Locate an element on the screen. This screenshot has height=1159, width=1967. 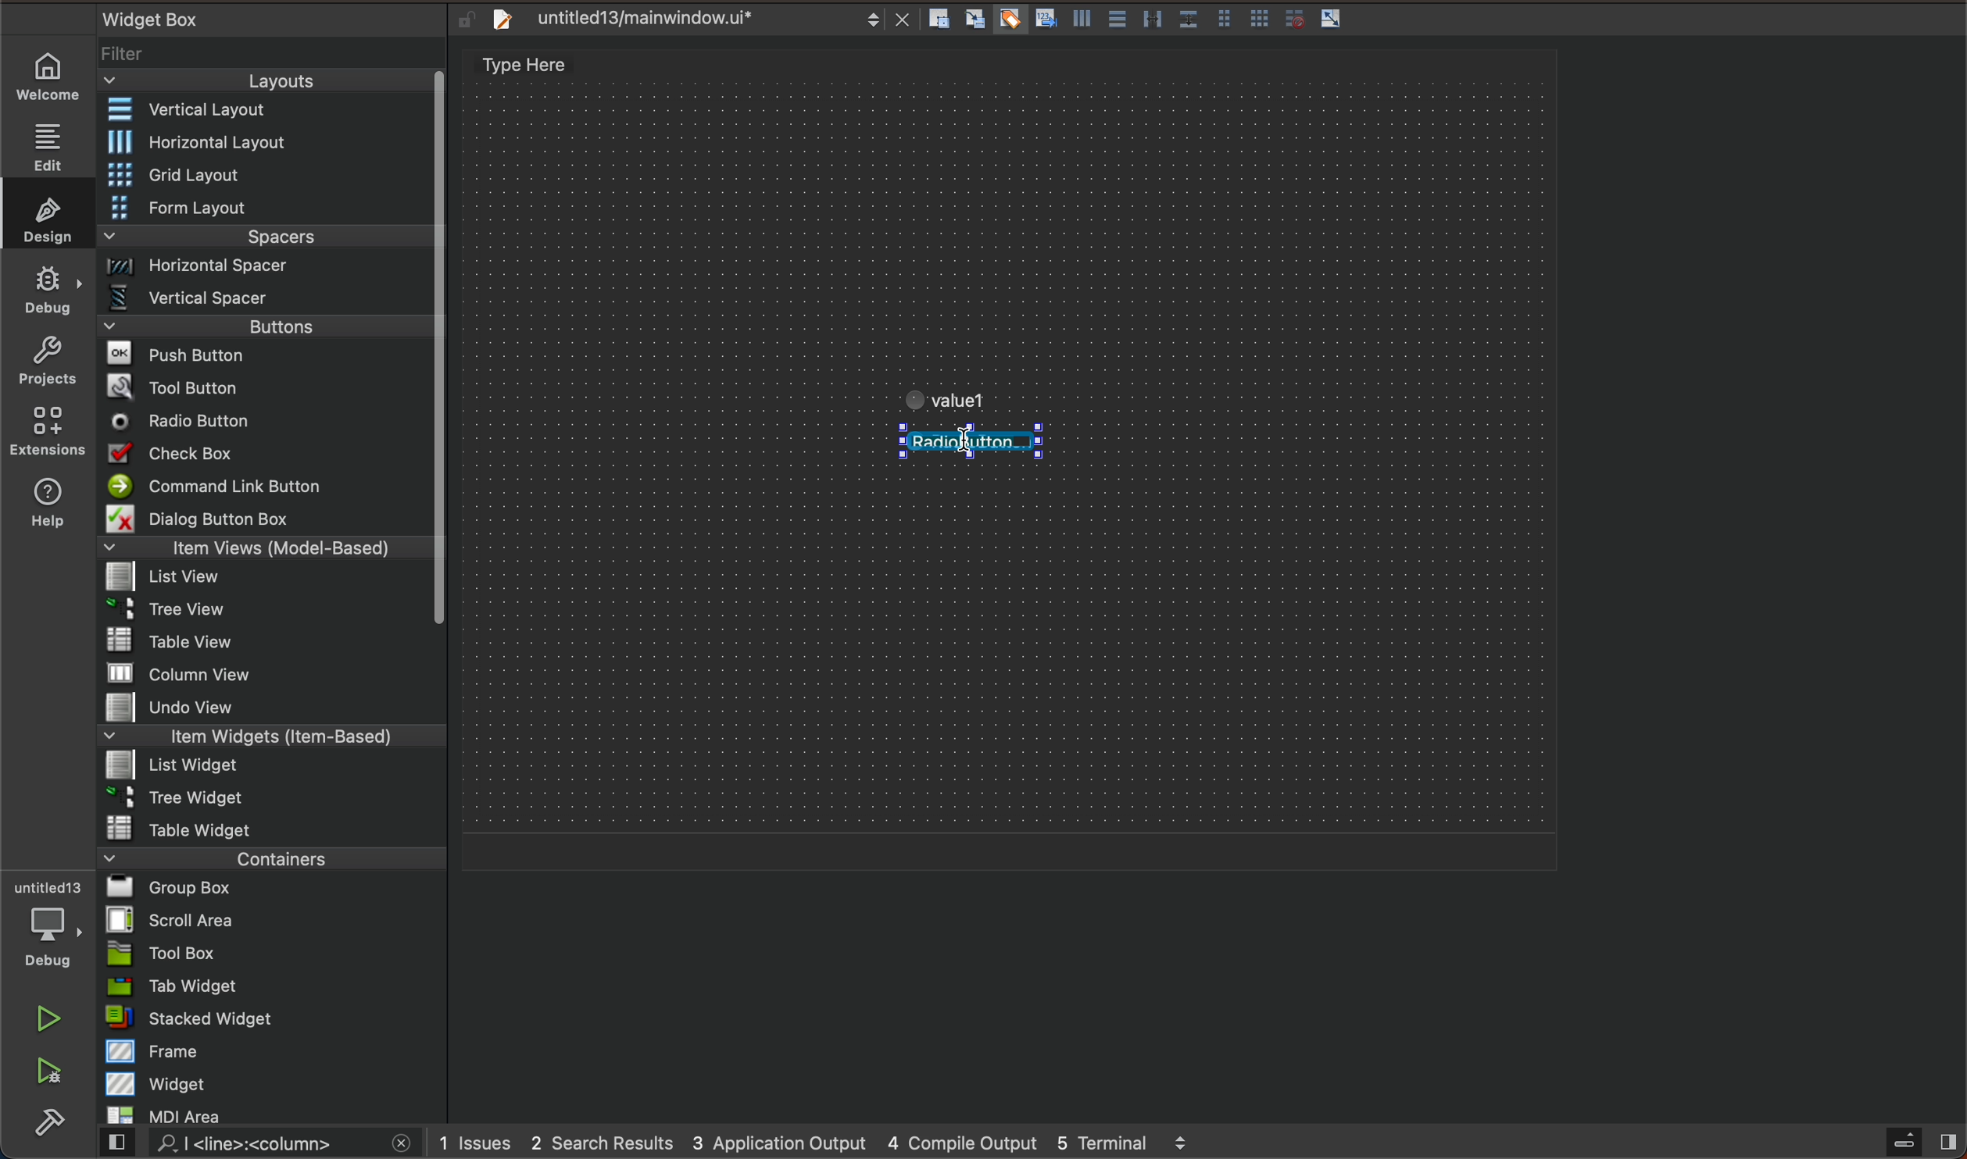
table view is located at coordinates (272, 642).